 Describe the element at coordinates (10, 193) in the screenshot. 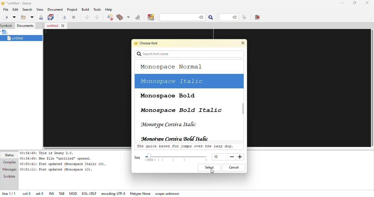

I see `line: 1/1` at that location.